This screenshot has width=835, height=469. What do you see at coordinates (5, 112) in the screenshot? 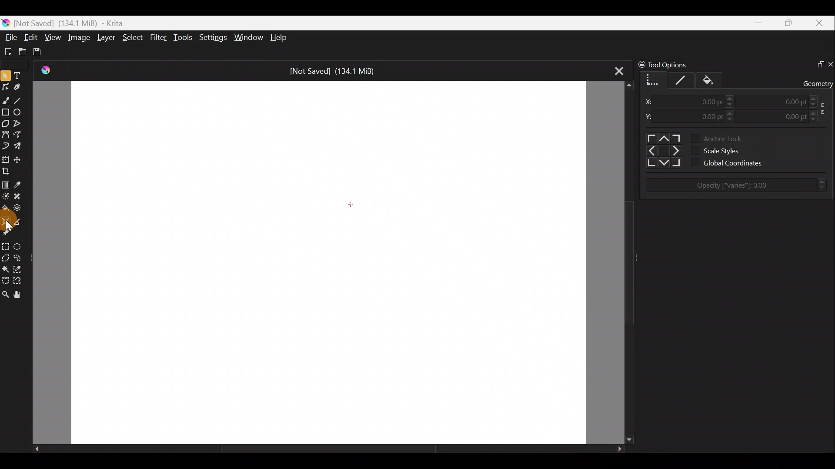
I see `Rectangle` at bounding box center [5, 112].